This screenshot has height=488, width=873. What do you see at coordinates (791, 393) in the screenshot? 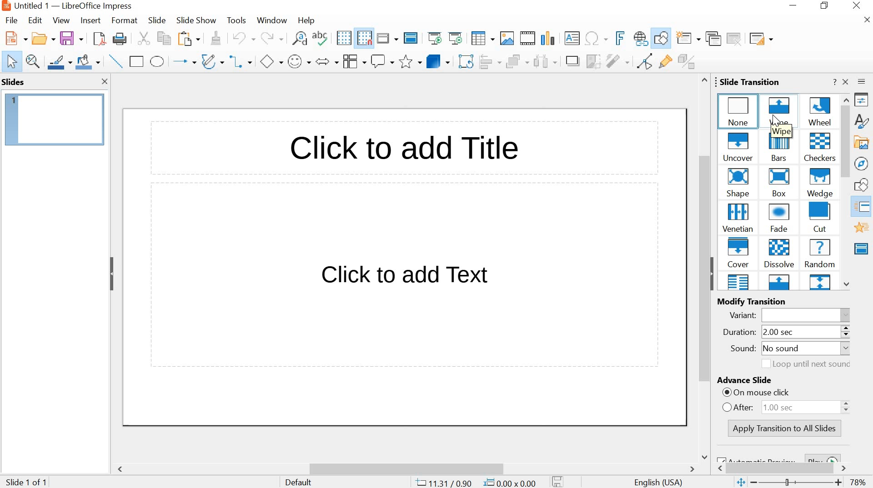
I see `ON MOUSE CLICK` at bounding box center [791, 393].